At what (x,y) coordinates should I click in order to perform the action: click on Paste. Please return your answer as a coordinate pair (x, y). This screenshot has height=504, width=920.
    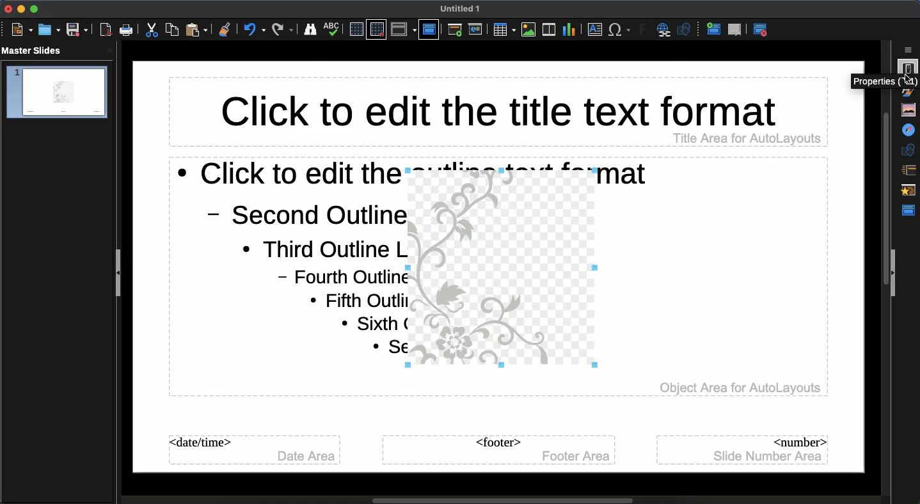
    Looking at the image, I should click on (198, 29).